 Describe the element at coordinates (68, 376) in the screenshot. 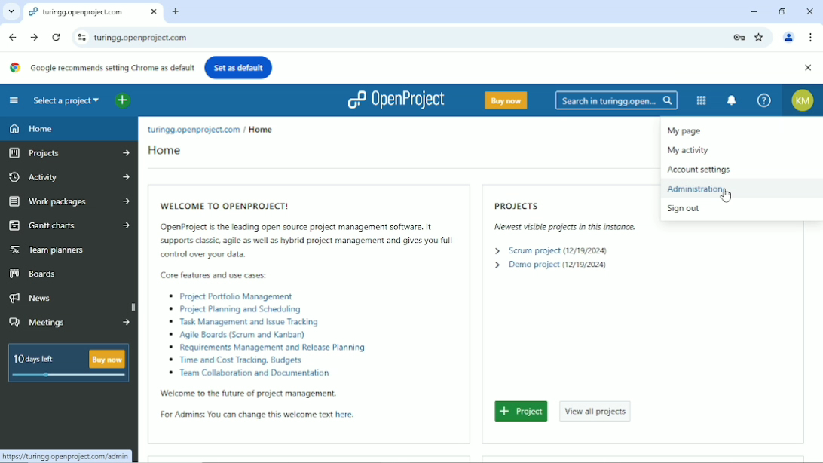

I see `slide bar displaying number of days left` at that location.